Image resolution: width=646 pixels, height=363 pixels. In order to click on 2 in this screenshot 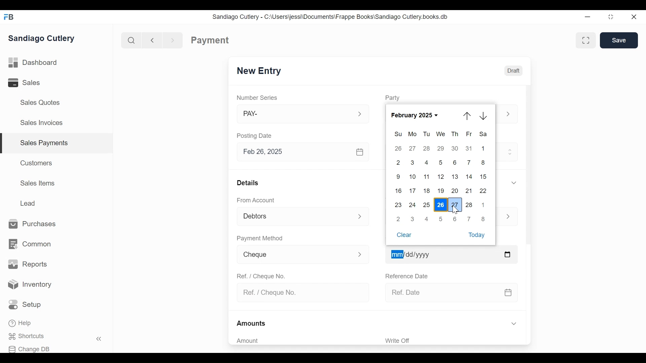, I will do `click(399, 219)`.